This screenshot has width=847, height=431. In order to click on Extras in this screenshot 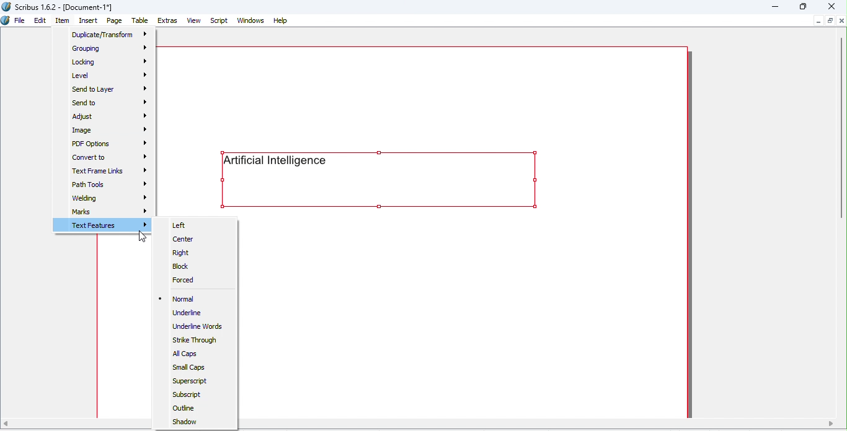, I will do `click(169, 21)`.